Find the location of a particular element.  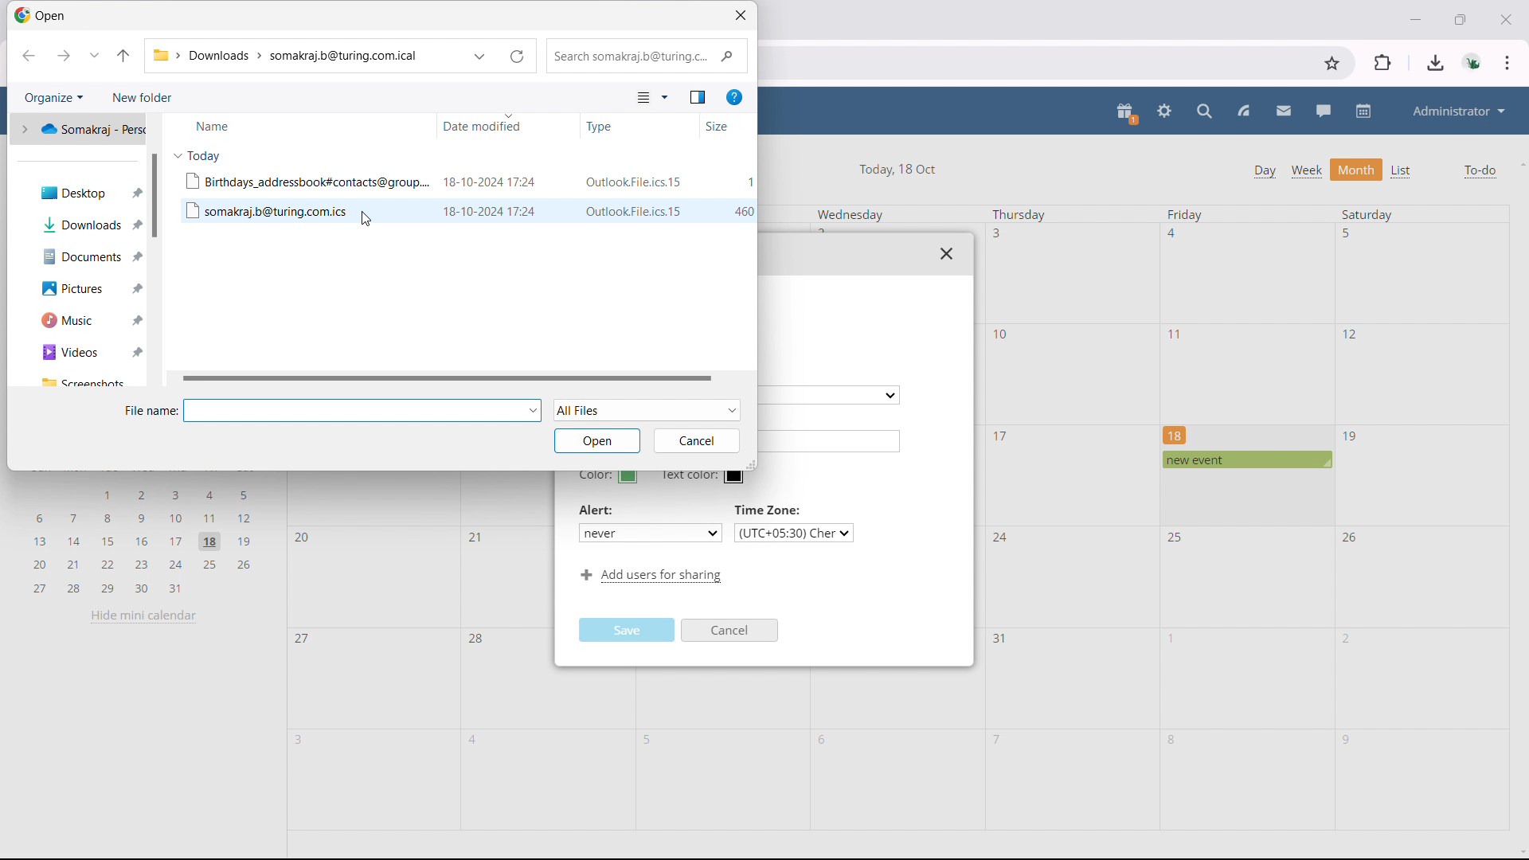

18-10-2024 17:24 is located at coordinates (491, 210).